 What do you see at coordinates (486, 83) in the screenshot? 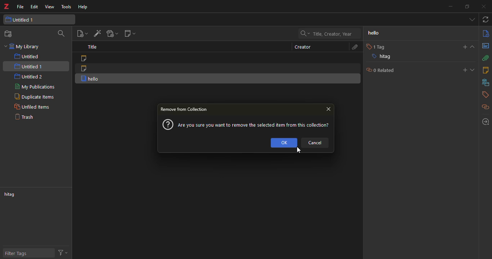
I see `library` at bounding box center [486, 83].